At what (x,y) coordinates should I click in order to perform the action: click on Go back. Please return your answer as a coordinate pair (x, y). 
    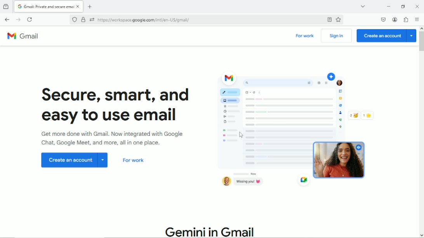
    Looking at the image, I should click on (7, 19).